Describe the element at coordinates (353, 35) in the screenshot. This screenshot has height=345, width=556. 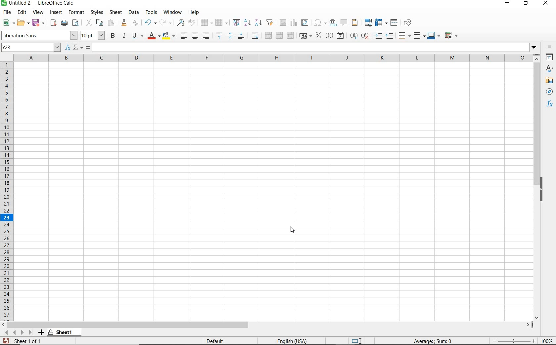
I see `ADD DECIMAL PLACE` at that location.